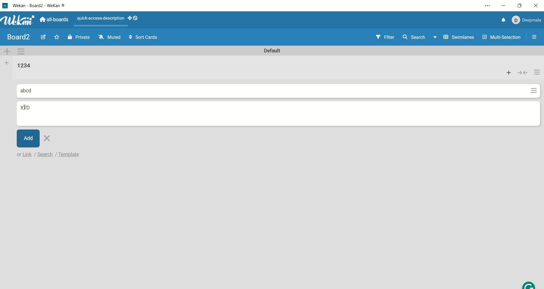 The width and height of the screenshot is (544, 289). Describe the element at coordinates (42, 6) in the screenshot. I see `wekan-wekan` at that location.